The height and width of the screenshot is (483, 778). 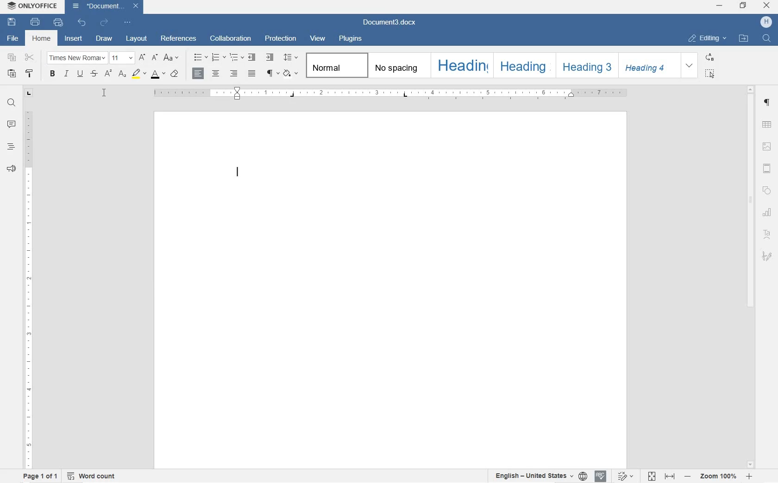 What do you see at coordinates (767, 257) in the screenshot?
I see `SIGNATURE` at bounding box center [767, 257].